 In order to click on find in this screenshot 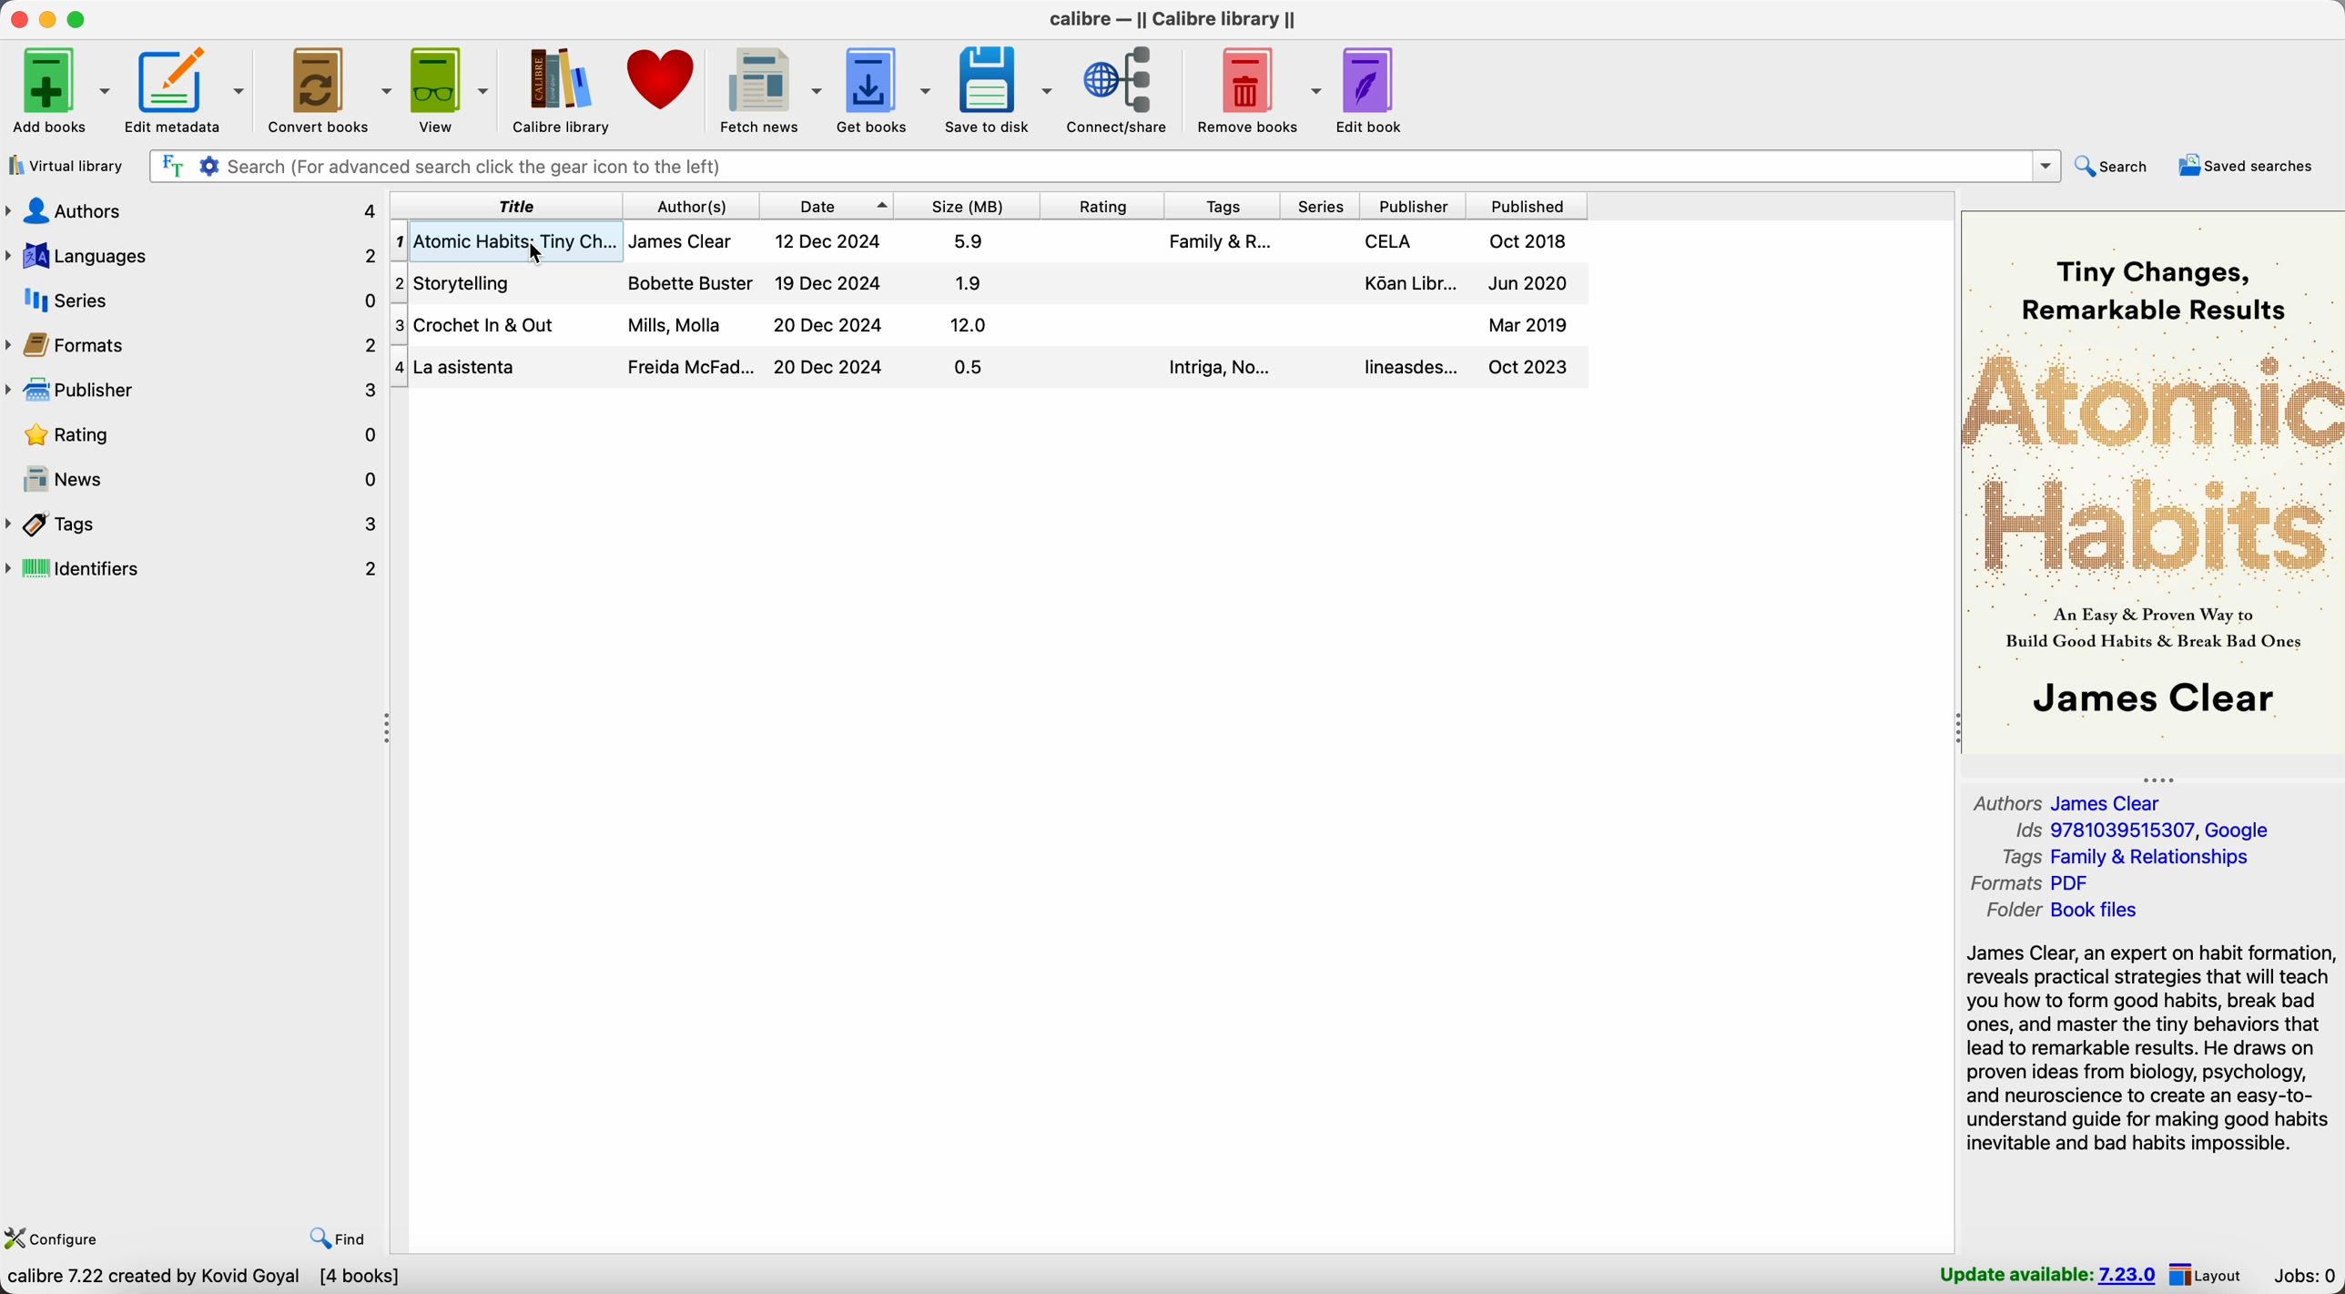, I will do `click(332, 1237)`.